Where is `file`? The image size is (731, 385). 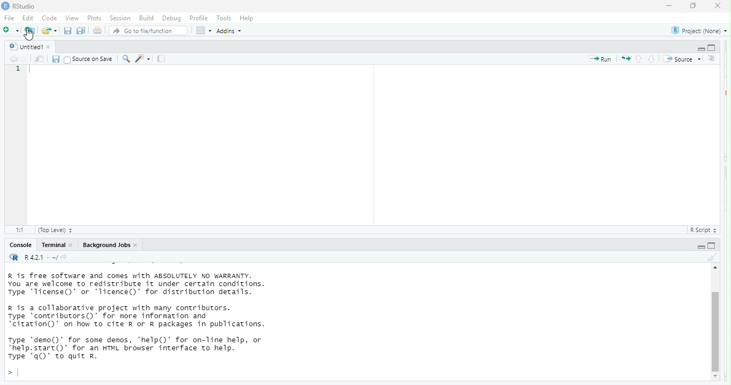 file is located at coordinates (11, 19).